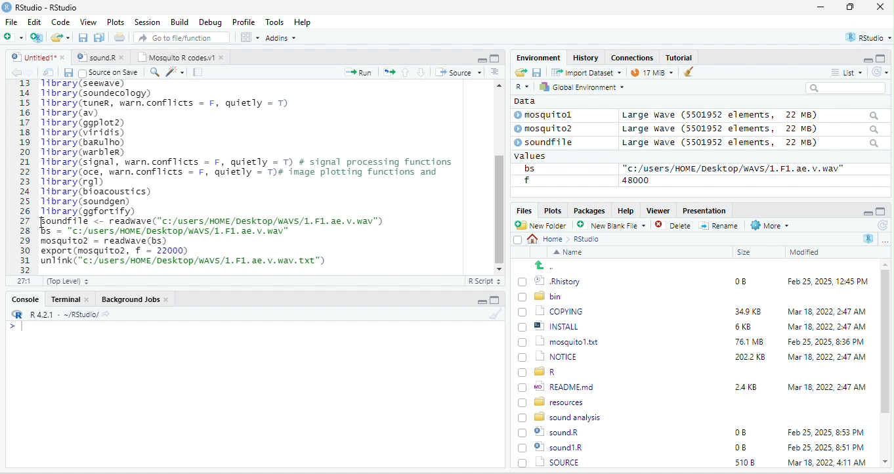 This screenshot has height=474, width=894. What do you see at coordinates (35, 57) in the screenshot?
I see `© Untitied1* »` at bounding box center [35, 57].